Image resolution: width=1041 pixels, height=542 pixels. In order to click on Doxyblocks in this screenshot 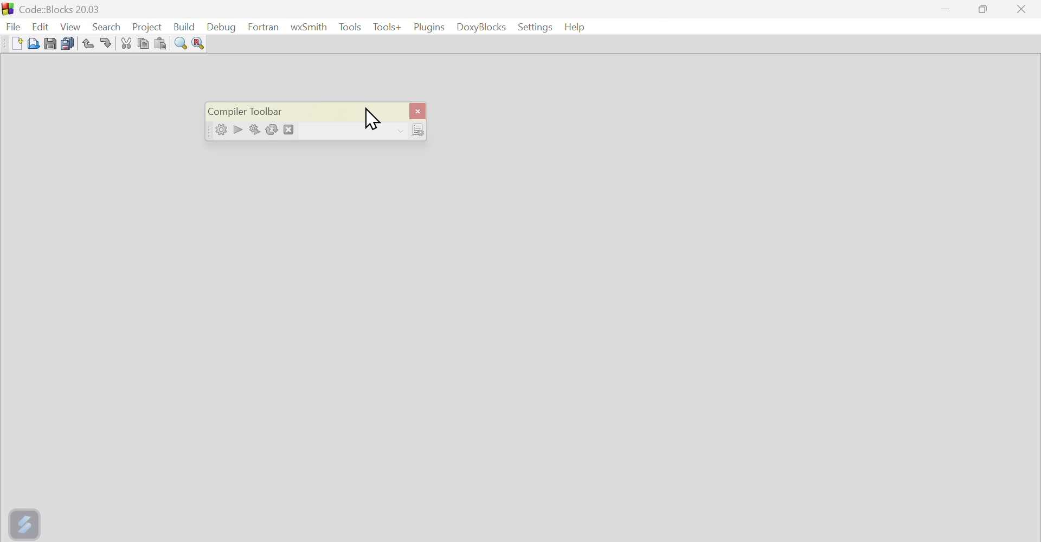, I will do `click(481, 28)`.